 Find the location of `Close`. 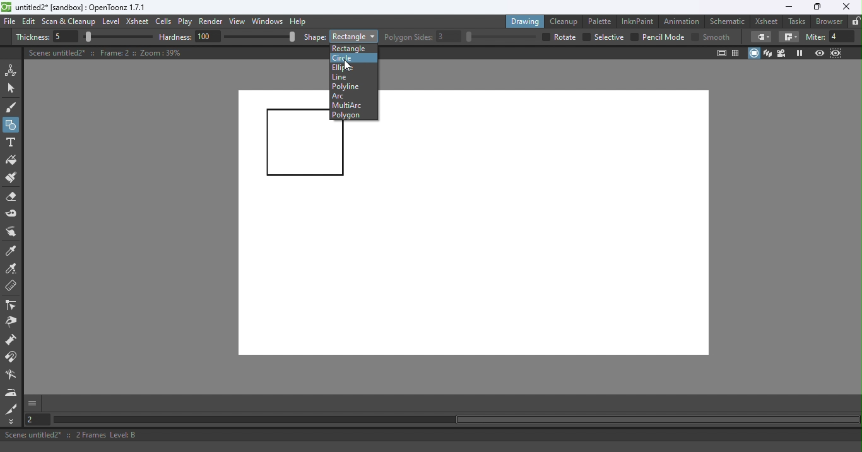

Close is located at coordinates (846, 7).